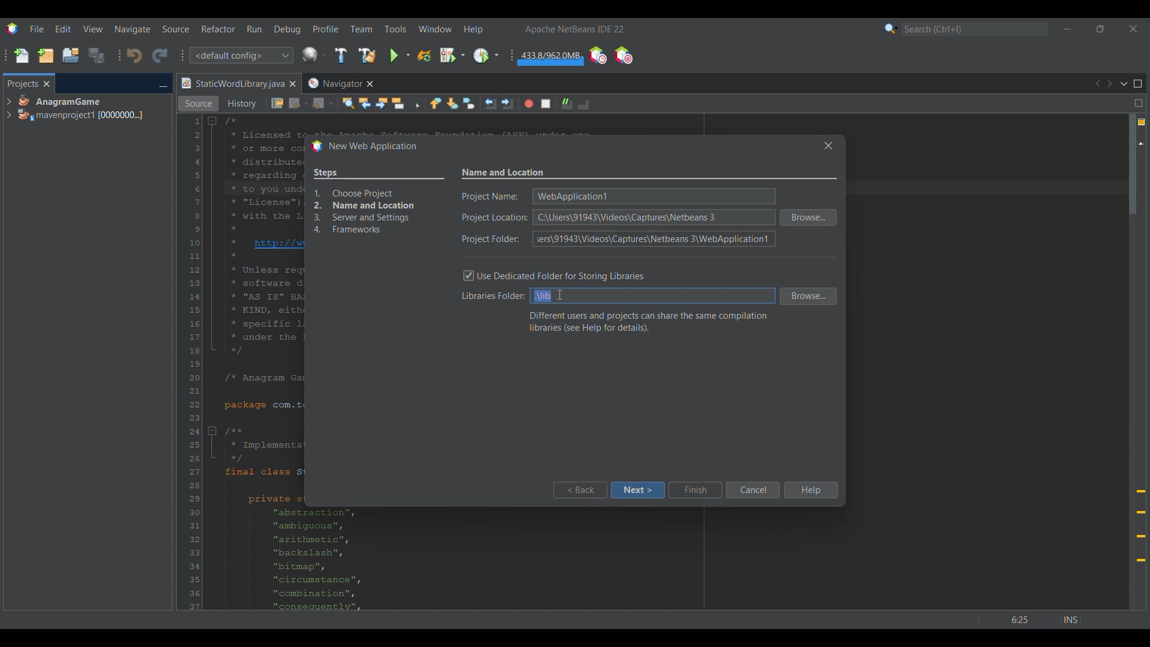  Describe the element at coordinates (809, 257) in the screenshot. I see `Browse folder for respective detail` at that location.